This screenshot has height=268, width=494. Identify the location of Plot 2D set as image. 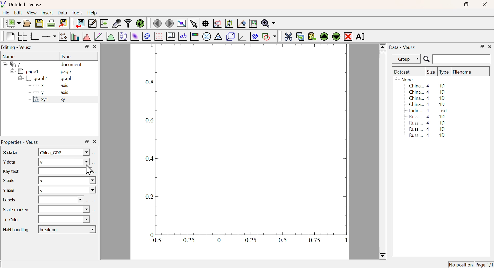
(134, 37).